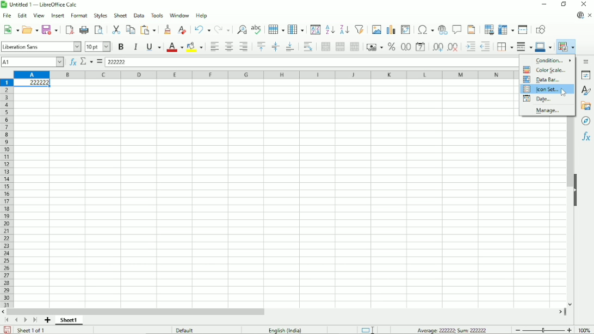 The image size is (594, 334). What do you see at coordinates (488, 29) in the screenshot?
I see `Define print area` at bounding box center [488, 29].